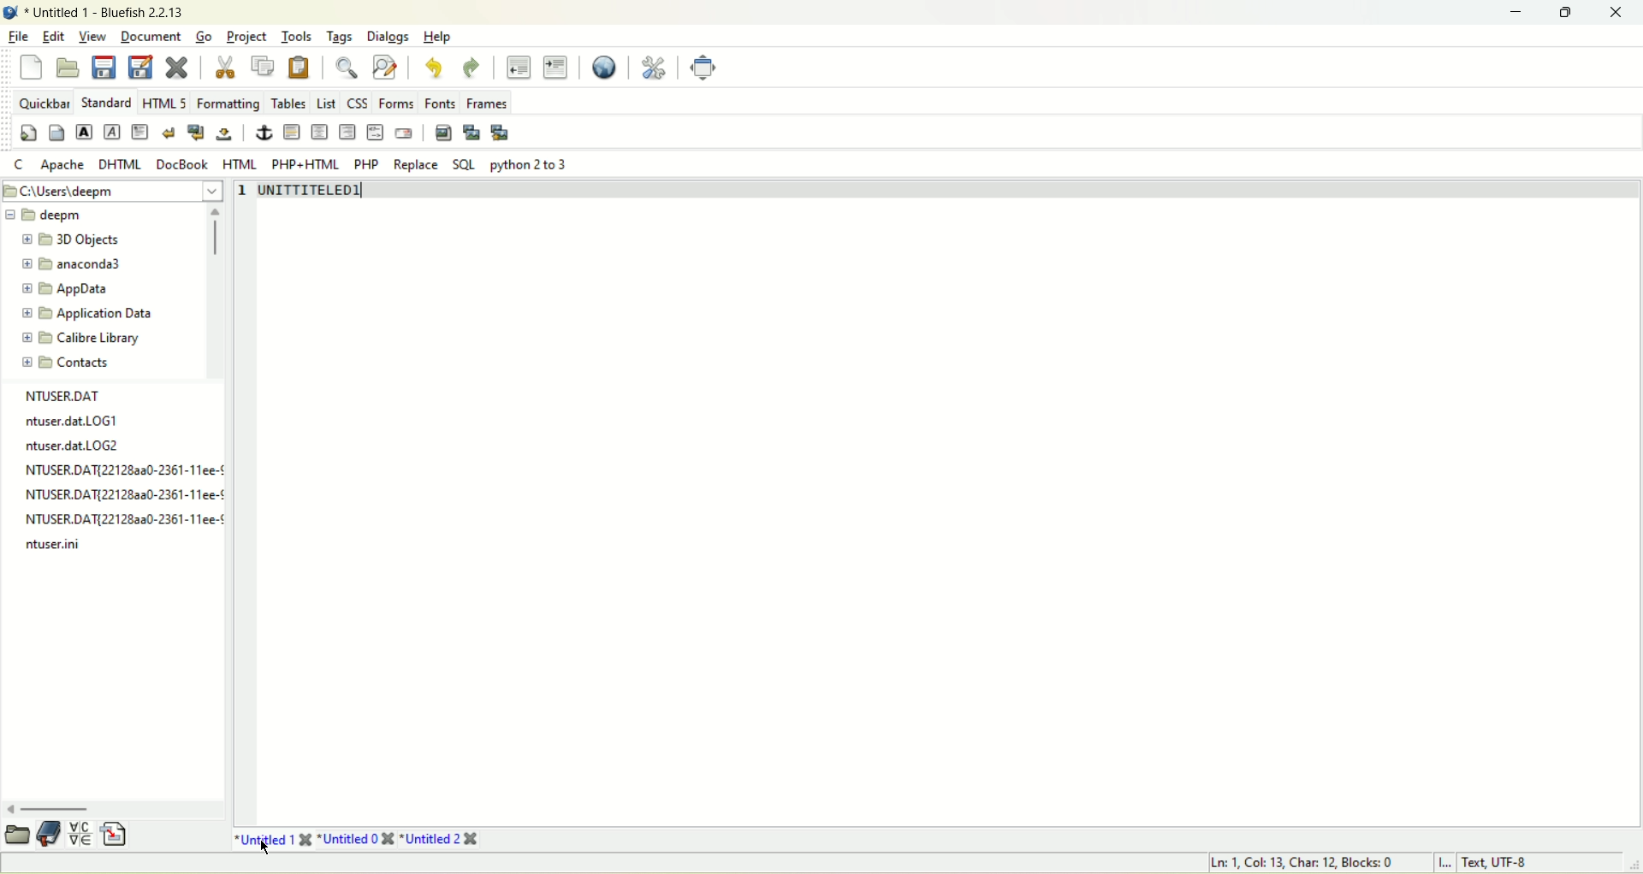 Image resolution: width=1643 pixels, height=874 pixels. Describe the element at coordinates (399, 100) in the screenshot. I see `Forms ` at that location.